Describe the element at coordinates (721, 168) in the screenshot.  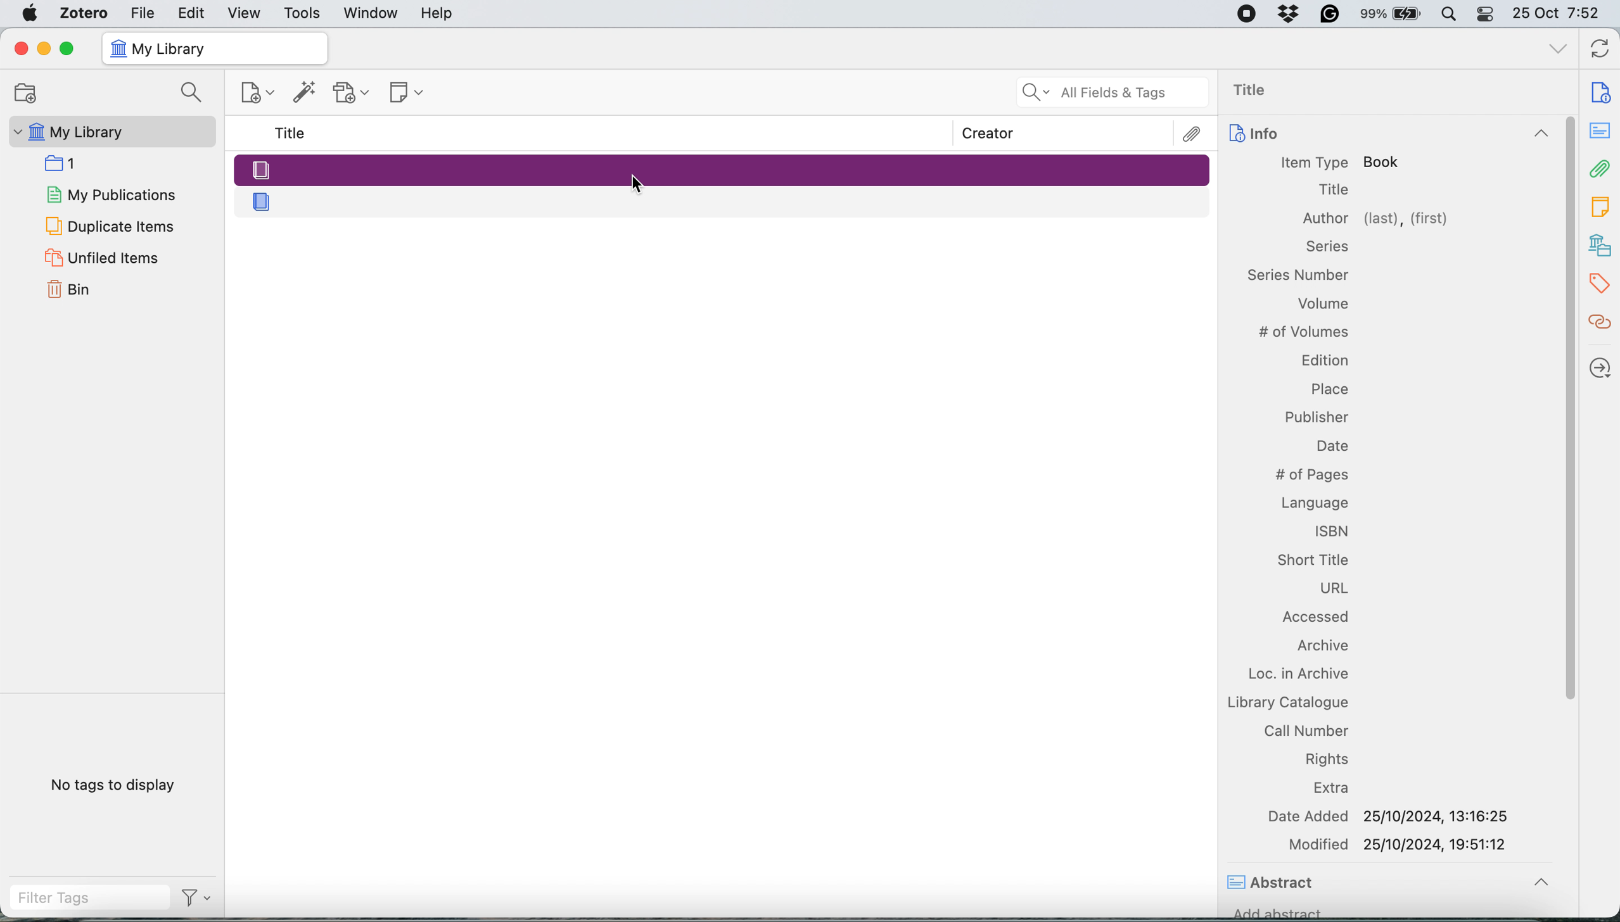
I see `Blank Entry 1` at that location.